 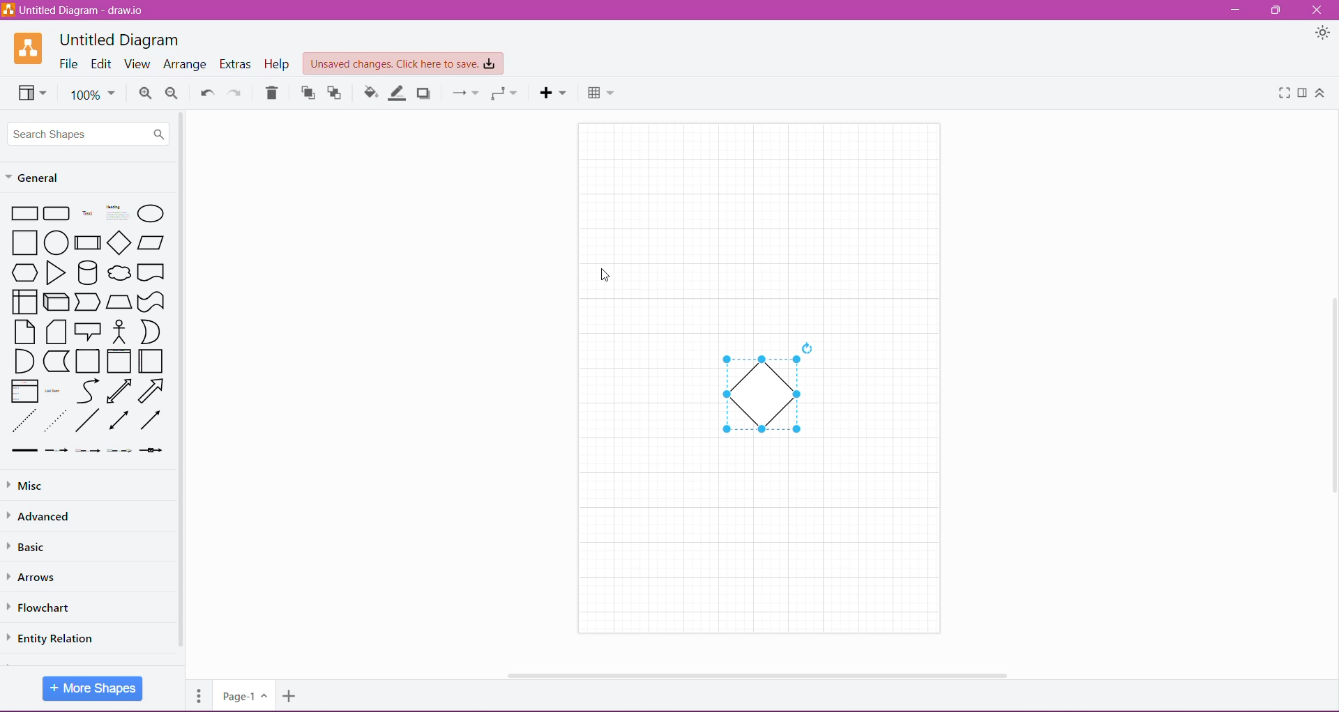 What do you see at coordinates (605, 276) in the screenshot?
I see `Cursor` at bounding box center [605, 276].